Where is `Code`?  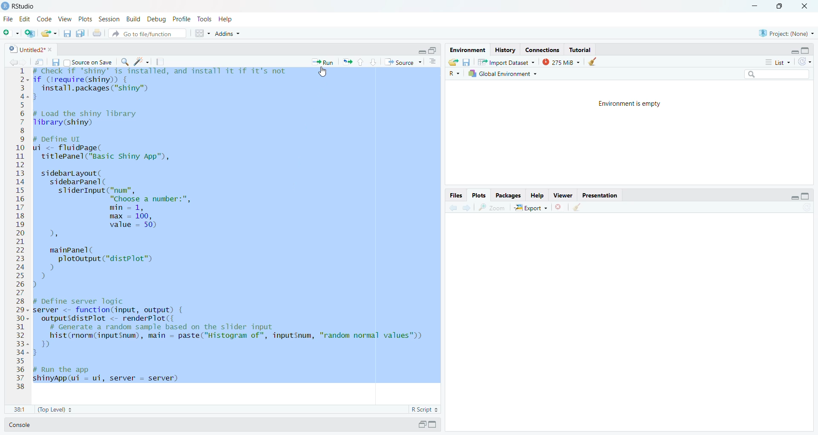
Code is located at coordinates (45, 19).